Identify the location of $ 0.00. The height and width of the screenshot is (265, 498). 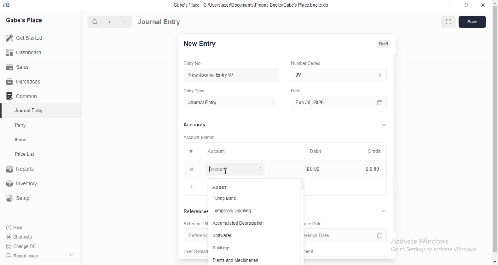
(373, 169).